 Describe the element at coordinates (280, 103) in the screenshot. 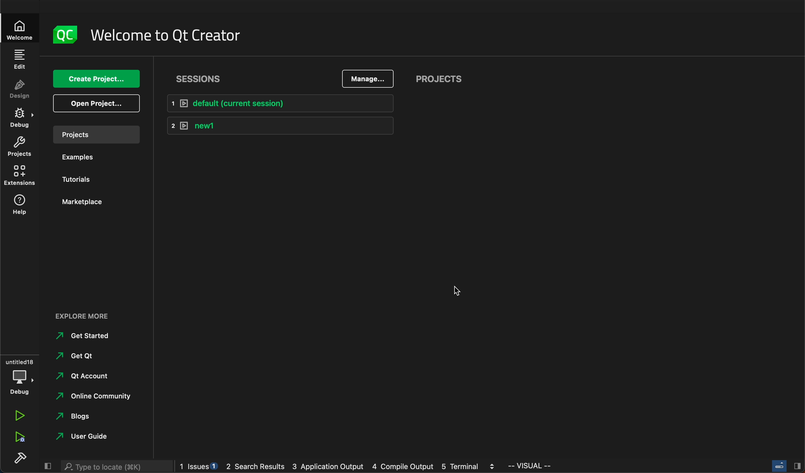

I see `default` at that location.